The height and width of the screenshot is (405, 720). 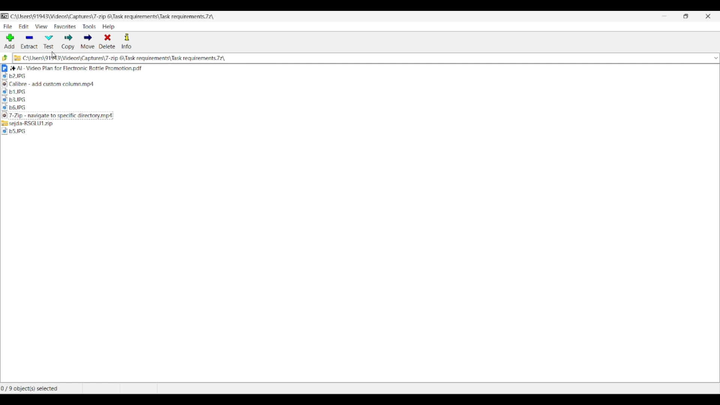 I want to click on Edit menu, so click(x=24, y=27).